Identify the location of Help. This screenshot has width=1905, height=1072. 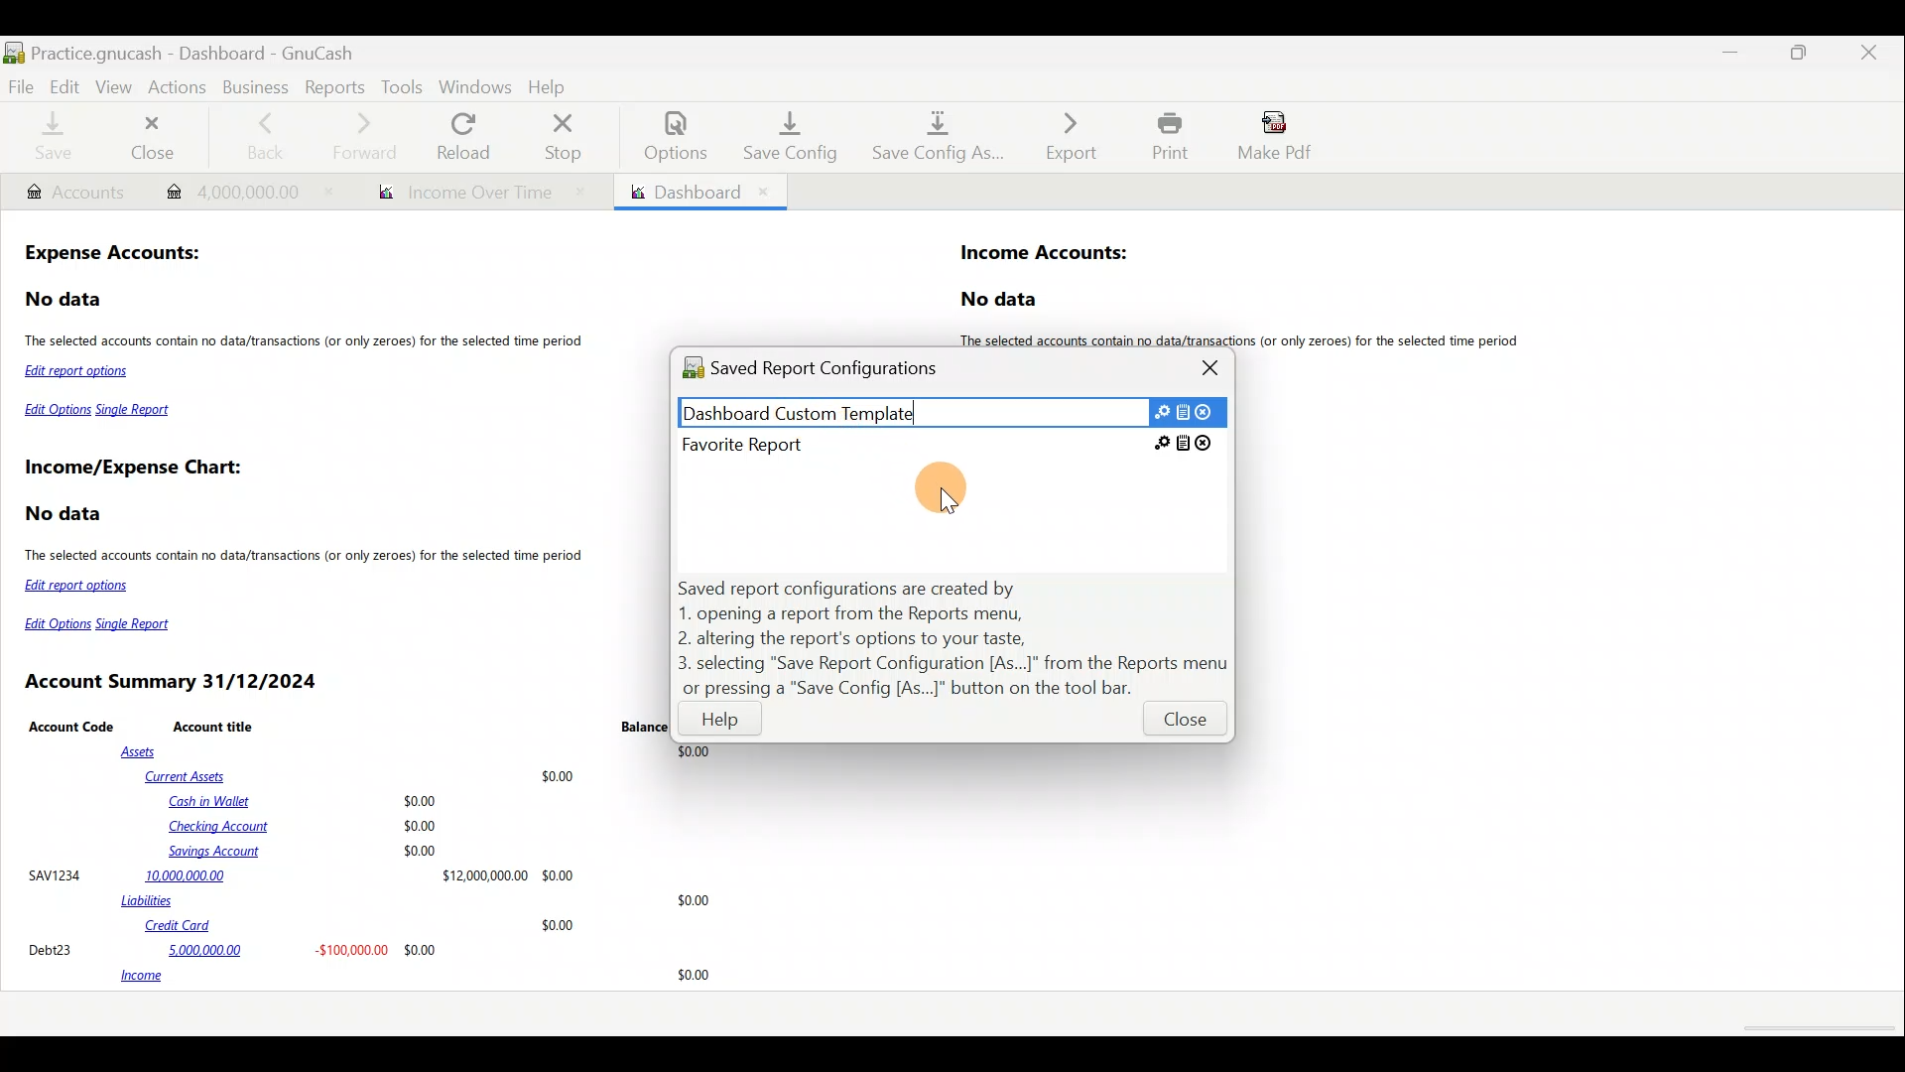
(721, 724).